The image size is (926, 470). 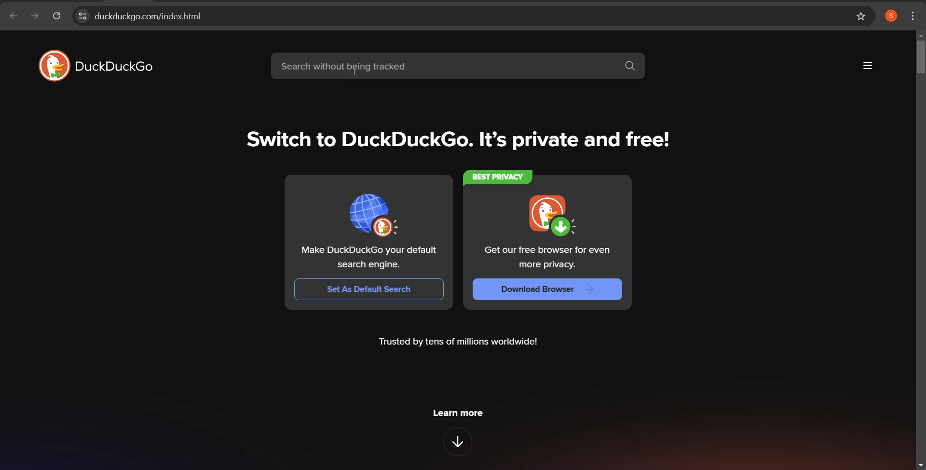 What do you see at coordinates (453, 16) in the screenshot?
I see `web address` at bounding box center [453, 16].